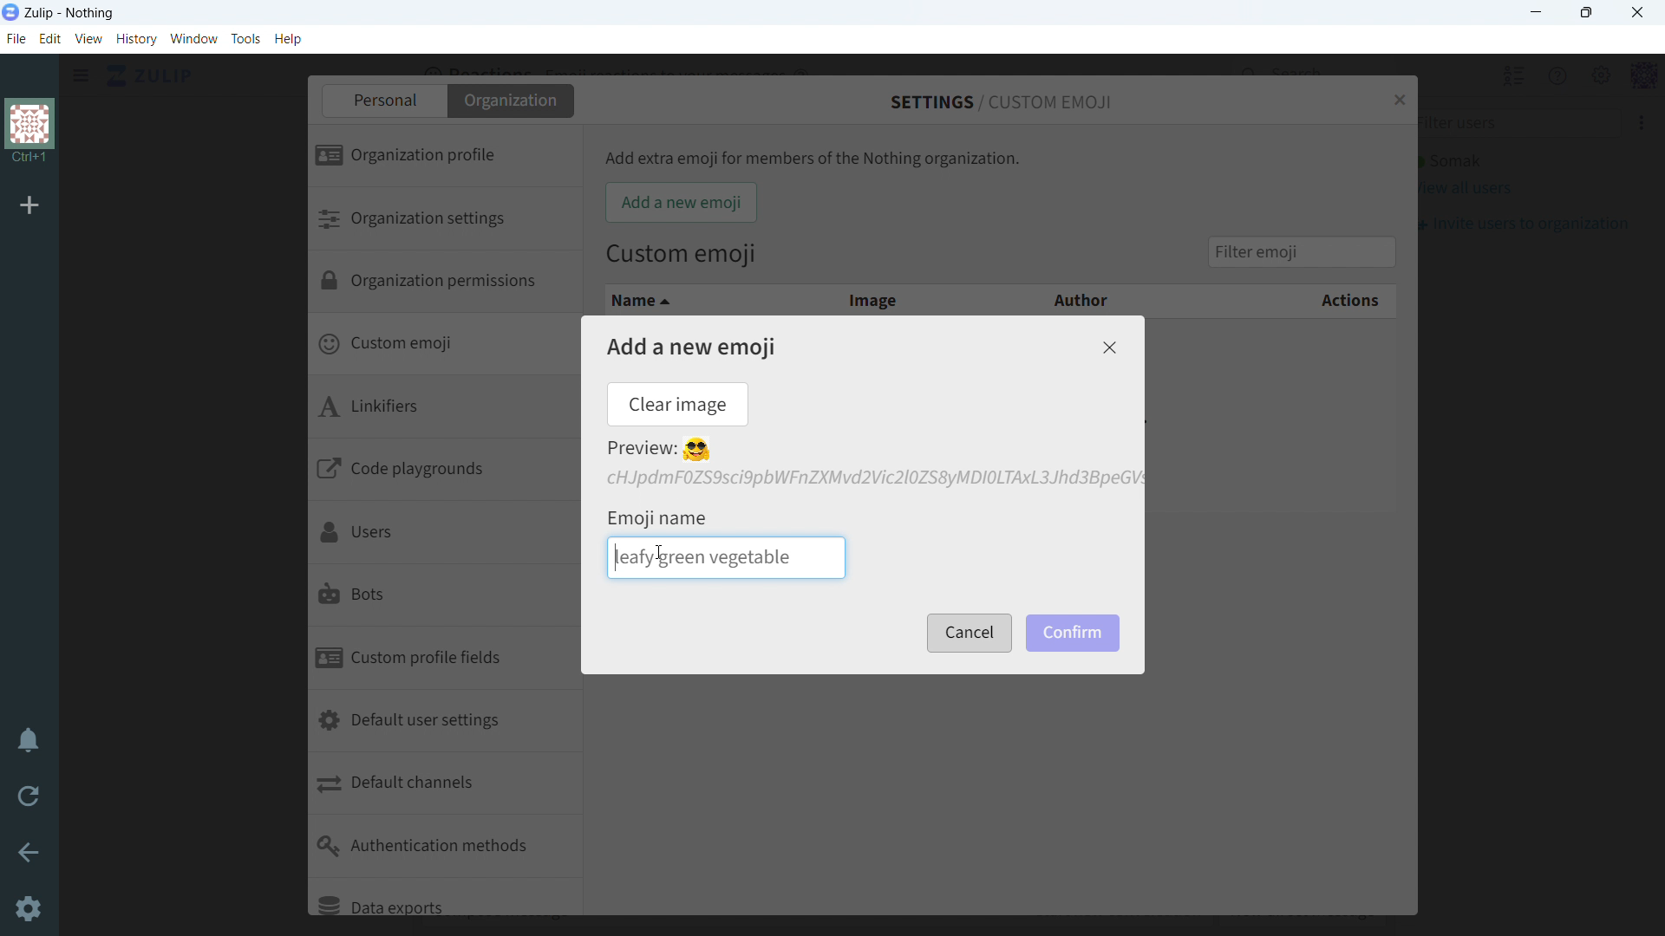  What do you see at coordinates (441, 534) in the screenshot?
I see `users` at bounding box center [441, 534].